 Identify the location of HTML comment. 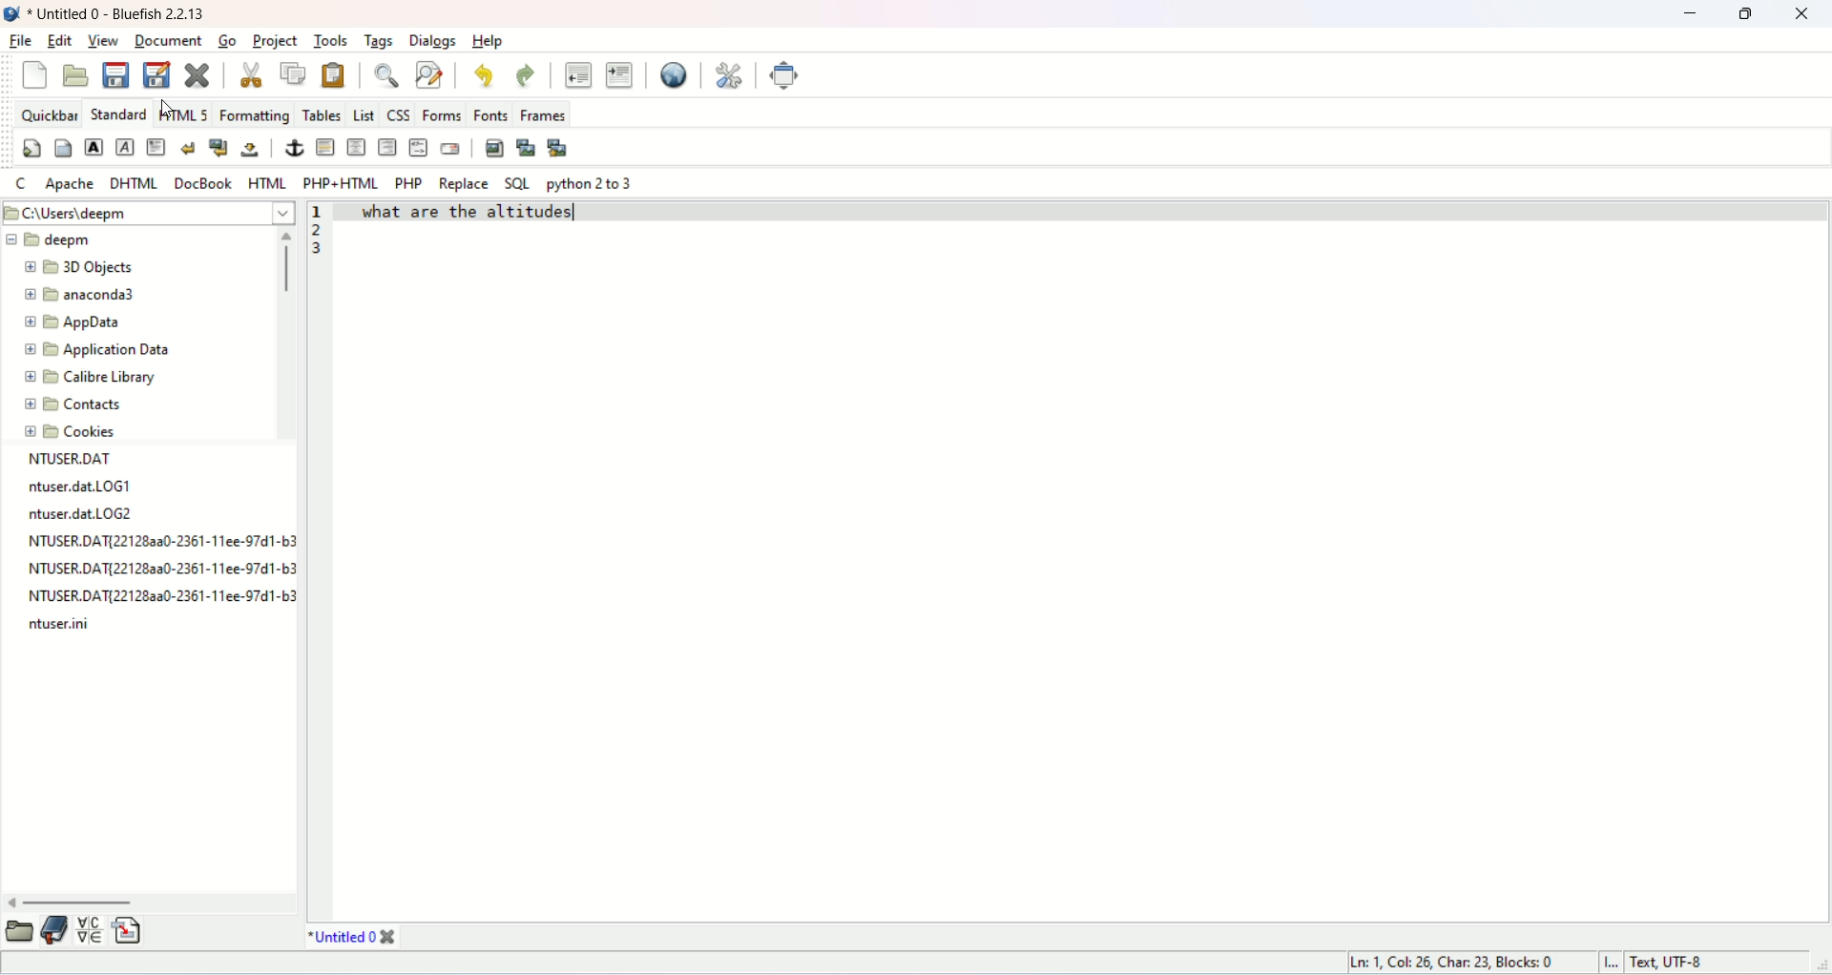
(419, 147).